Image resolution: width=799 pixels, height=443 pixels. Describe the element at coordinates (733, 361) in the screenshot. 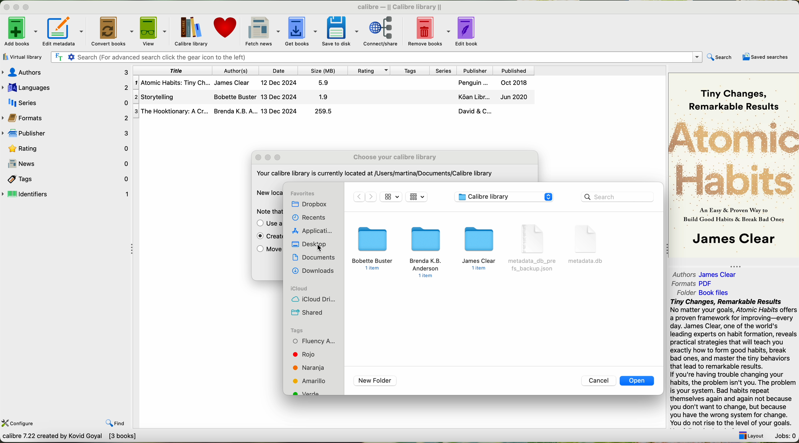

I see `Tiny Changes, Remarkable Results
No matter your goals, Atomic Habits o
a proven framework for improving—ev
day. James Clear, one of the world's
leading experts on habit formation, rex
practical strategies that will teach you
exactly how to form good habits, brea
bad ones, and master the tiny behavio
that lead to remarkable results.

If you're having trouble changing your
habits, the problem isn't you. The prok
is your system. Bad habits repeat
themselves again and again not becat
you don't want to change, but becaus
vou have the wrona svstem for chanas` at that location.